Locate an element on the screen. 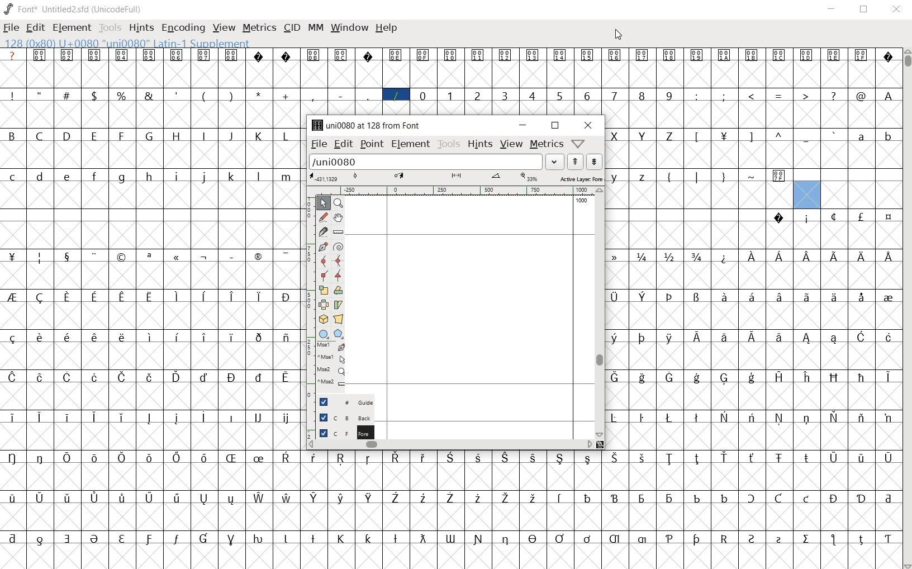  glyph is located at coordinates (642, 539).